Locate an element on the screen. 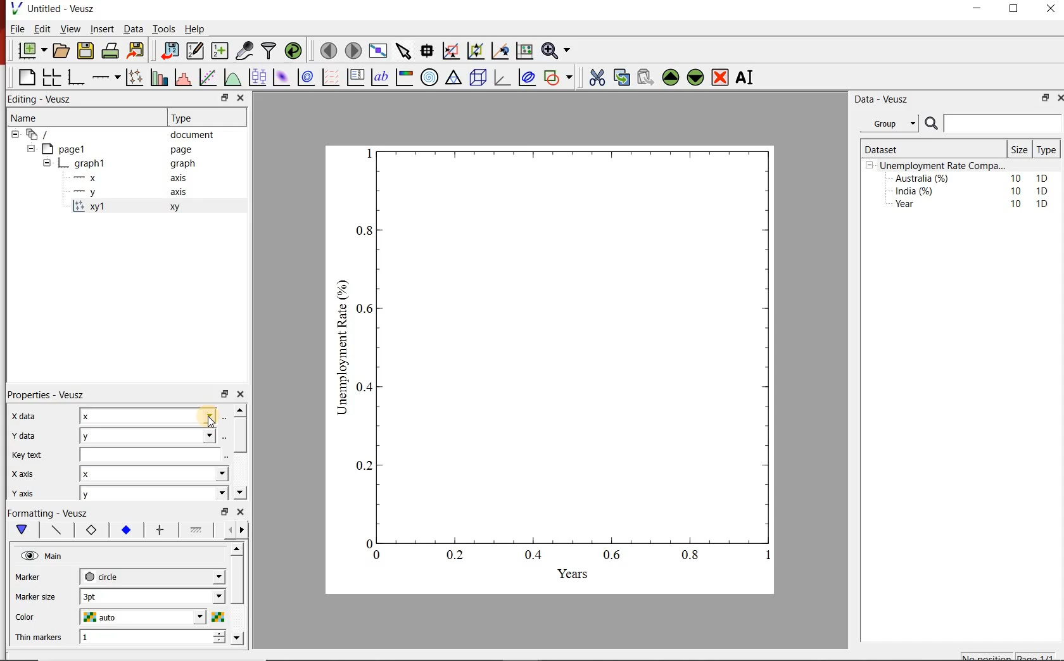  blank page is located at coordinates (26, 76).